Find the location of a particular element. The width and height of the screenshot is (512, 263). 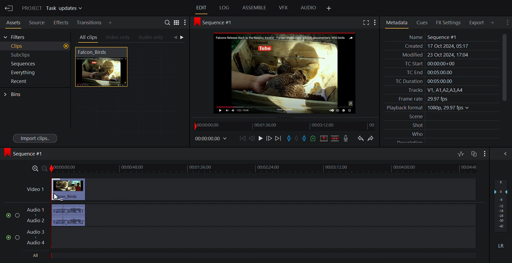

Cursor is located at coordinates (56, 196).